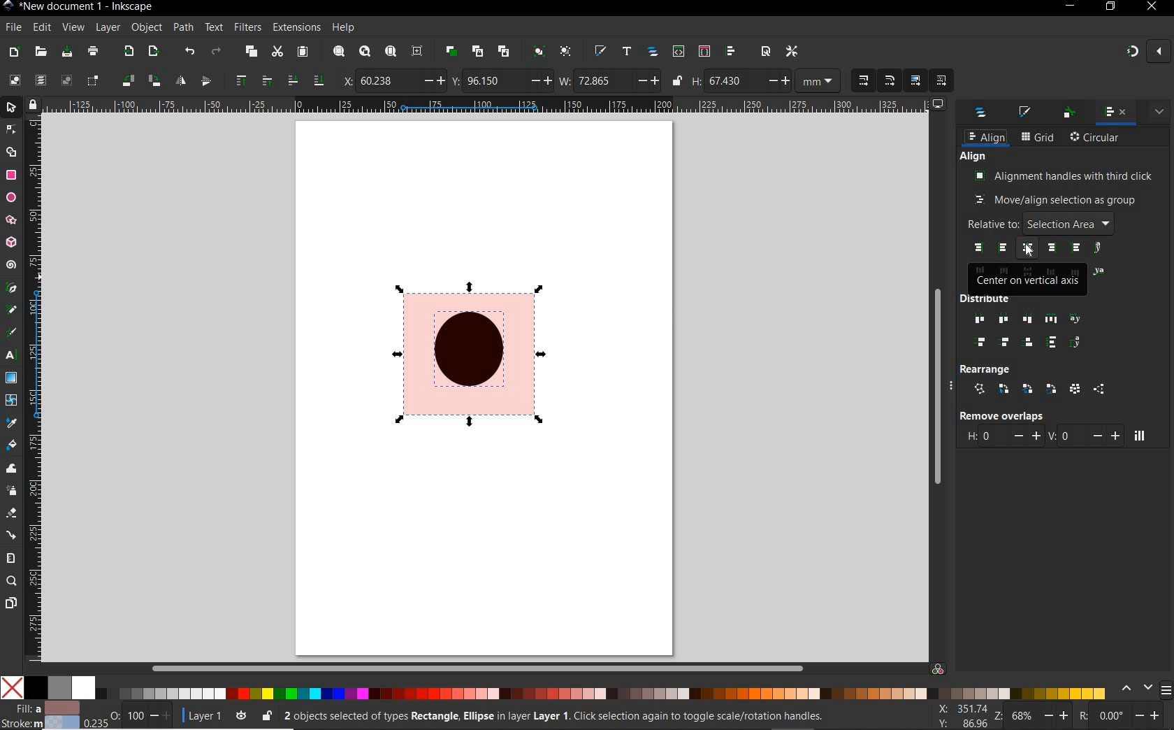  Describe the element at coordinates (447, 666) in the screenshot. I see `scrollbar` at that location.